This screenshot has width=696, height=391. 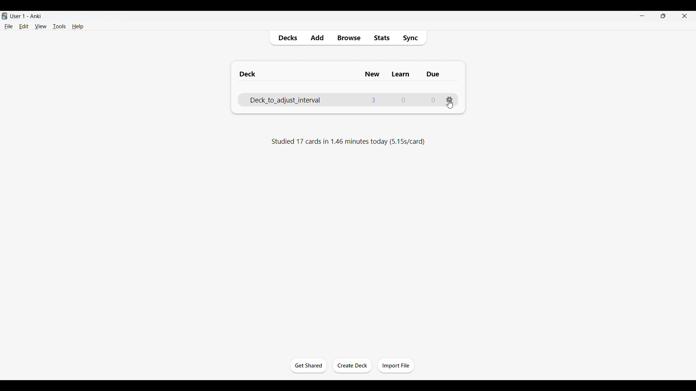 I want to click on Number of new cards, so click(x=373, y=100).